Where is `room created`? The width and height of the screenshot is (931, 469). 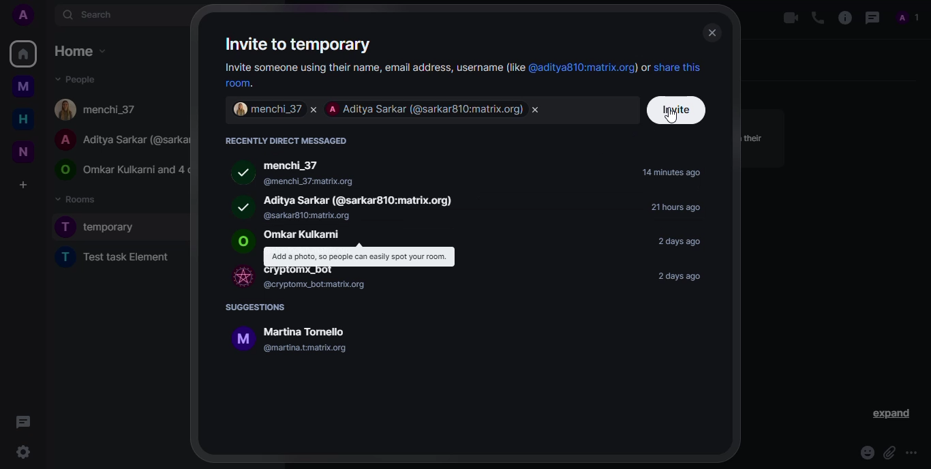 room created is located at coordinates (103, 227).